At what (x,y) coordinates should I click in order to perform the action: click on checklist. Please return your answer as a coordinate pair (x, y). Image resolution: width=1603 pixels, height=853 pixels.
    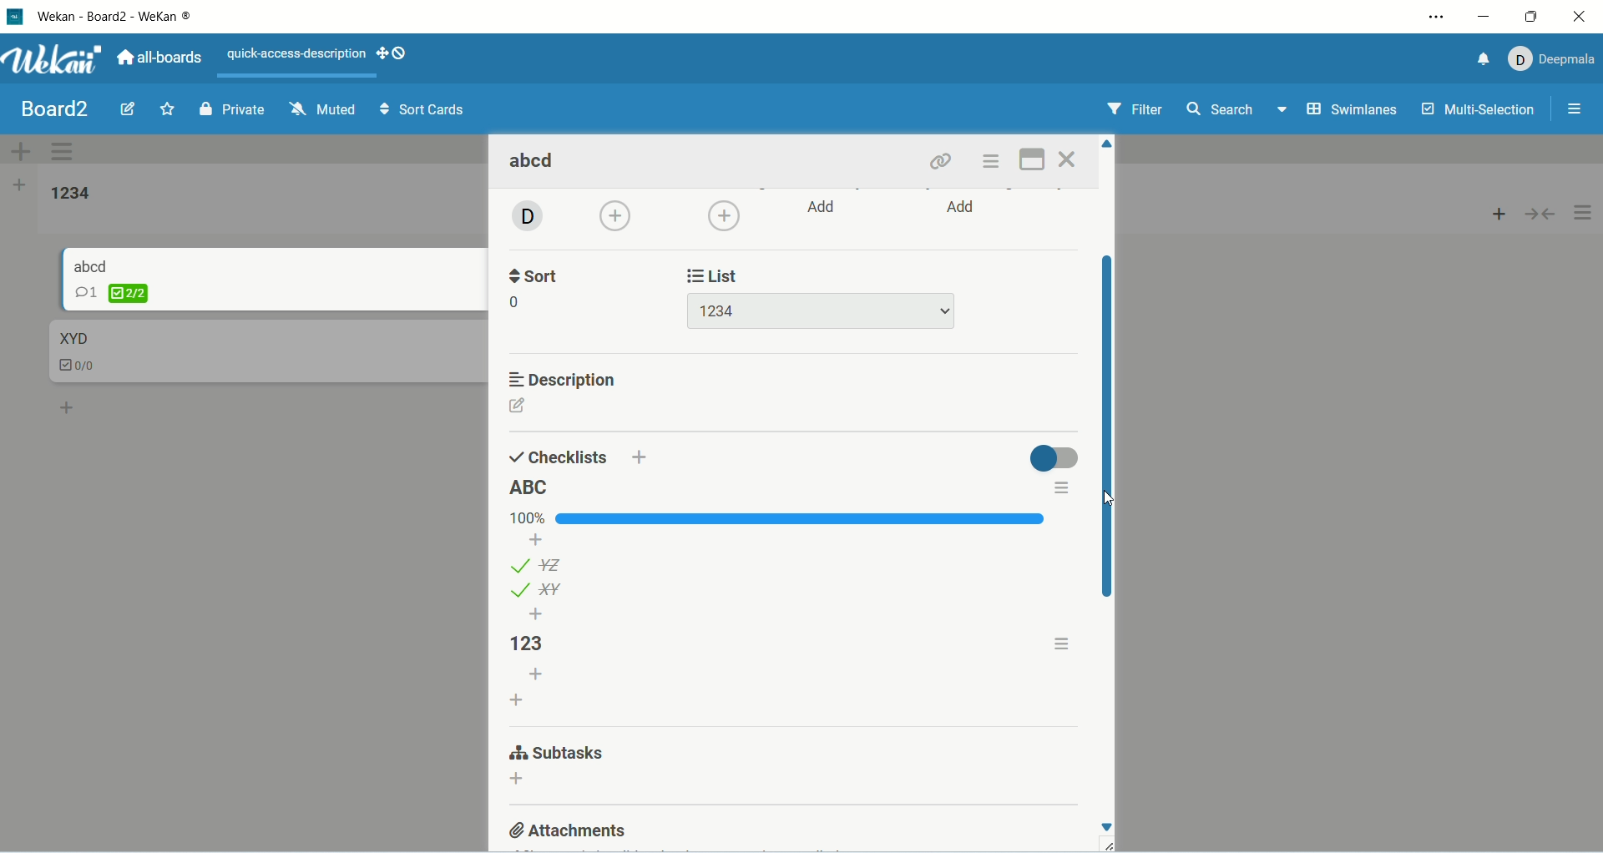
    Looking at the image, I should click on (84, 367).